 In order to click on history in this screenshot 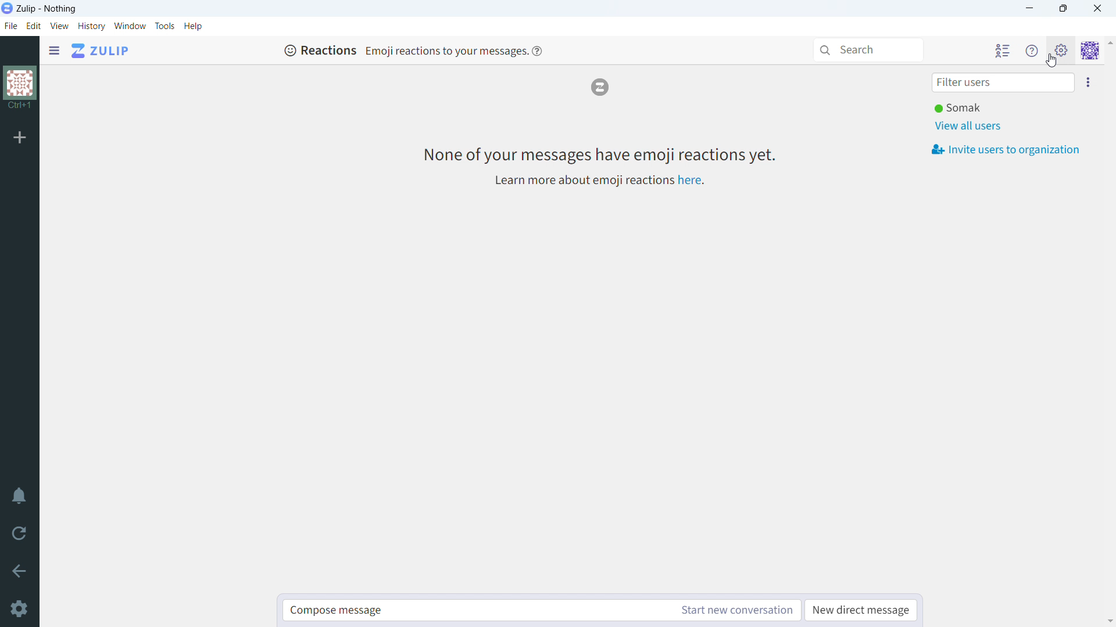, I will do `click(91, 26)`.